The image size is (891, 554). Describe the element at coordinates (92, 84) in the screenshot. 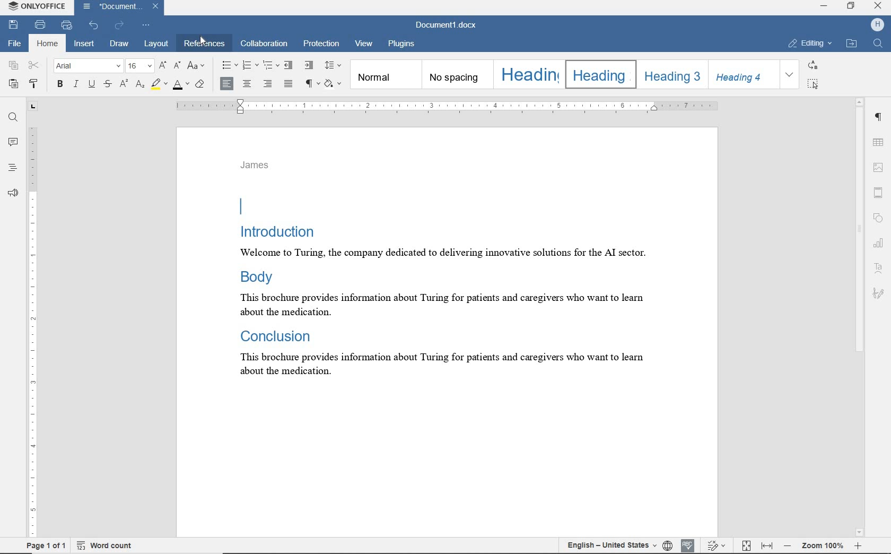

I see `underline` at that location.